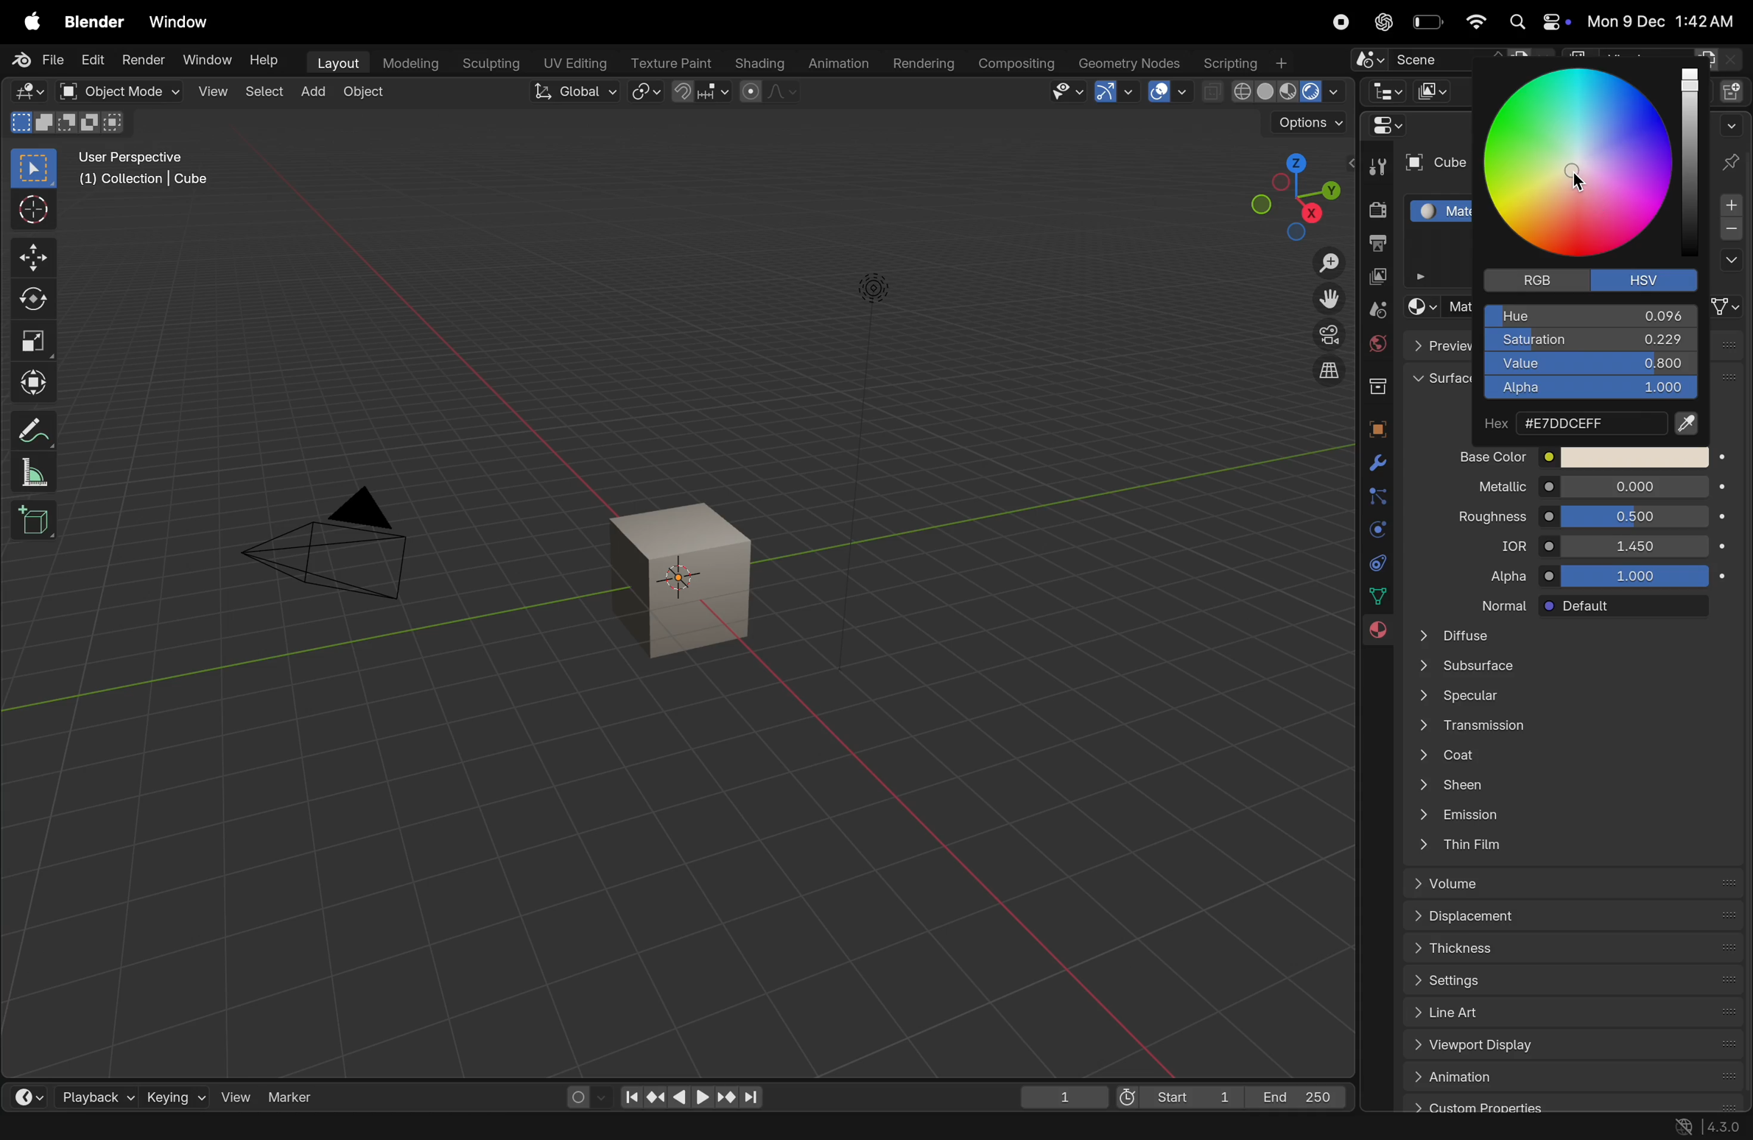  Describe the element at coordinates (573, 62) in the screenshot. I see `Uv editing` at that location.